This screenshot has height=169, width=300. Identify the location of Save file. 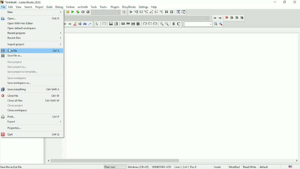
(32, 50).